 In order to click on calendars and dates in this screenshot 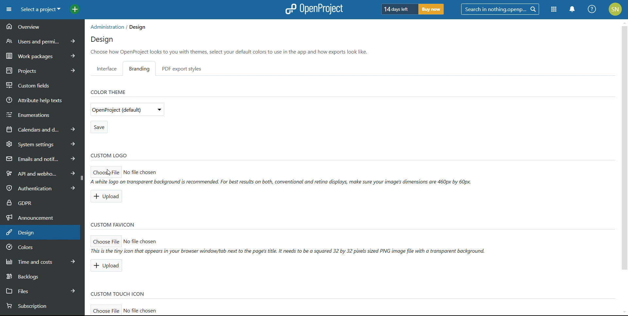, I will do `click(41, 129)`.